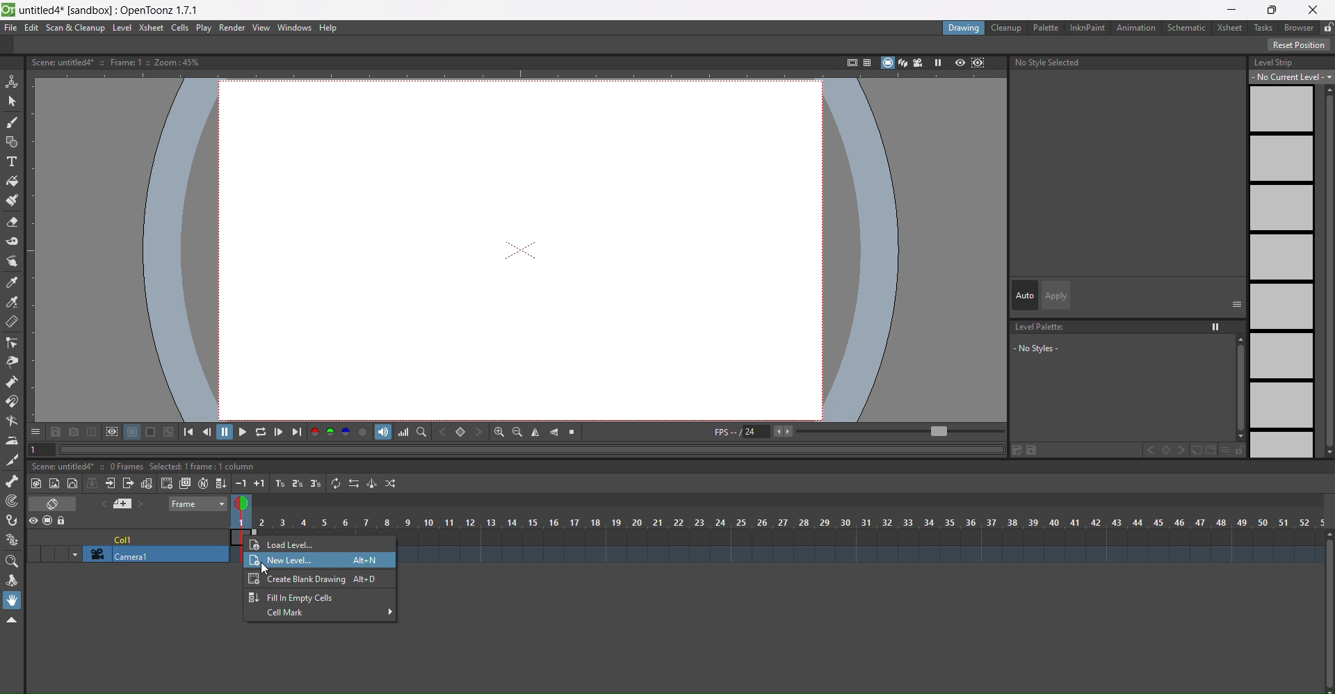  What do you see at coordinates (166, 483) in the screenshot?
I see `create blank drawing` at bounding box center [166, 483].